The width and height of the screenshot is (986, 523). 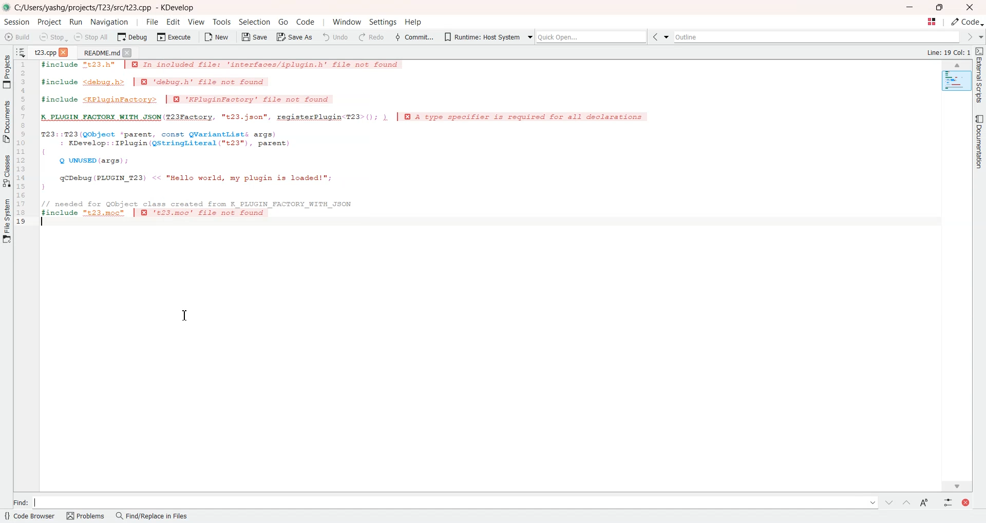 What do you see at coordinates (382, 23) in the screenshot?
I see `Settings` at bounding box center [382, 23].